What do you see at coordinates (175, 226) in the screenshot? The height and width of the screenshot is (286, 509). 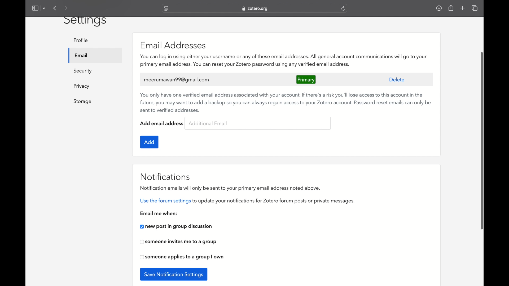 I see `new post in group discussion` at bounding box center [175, 226].